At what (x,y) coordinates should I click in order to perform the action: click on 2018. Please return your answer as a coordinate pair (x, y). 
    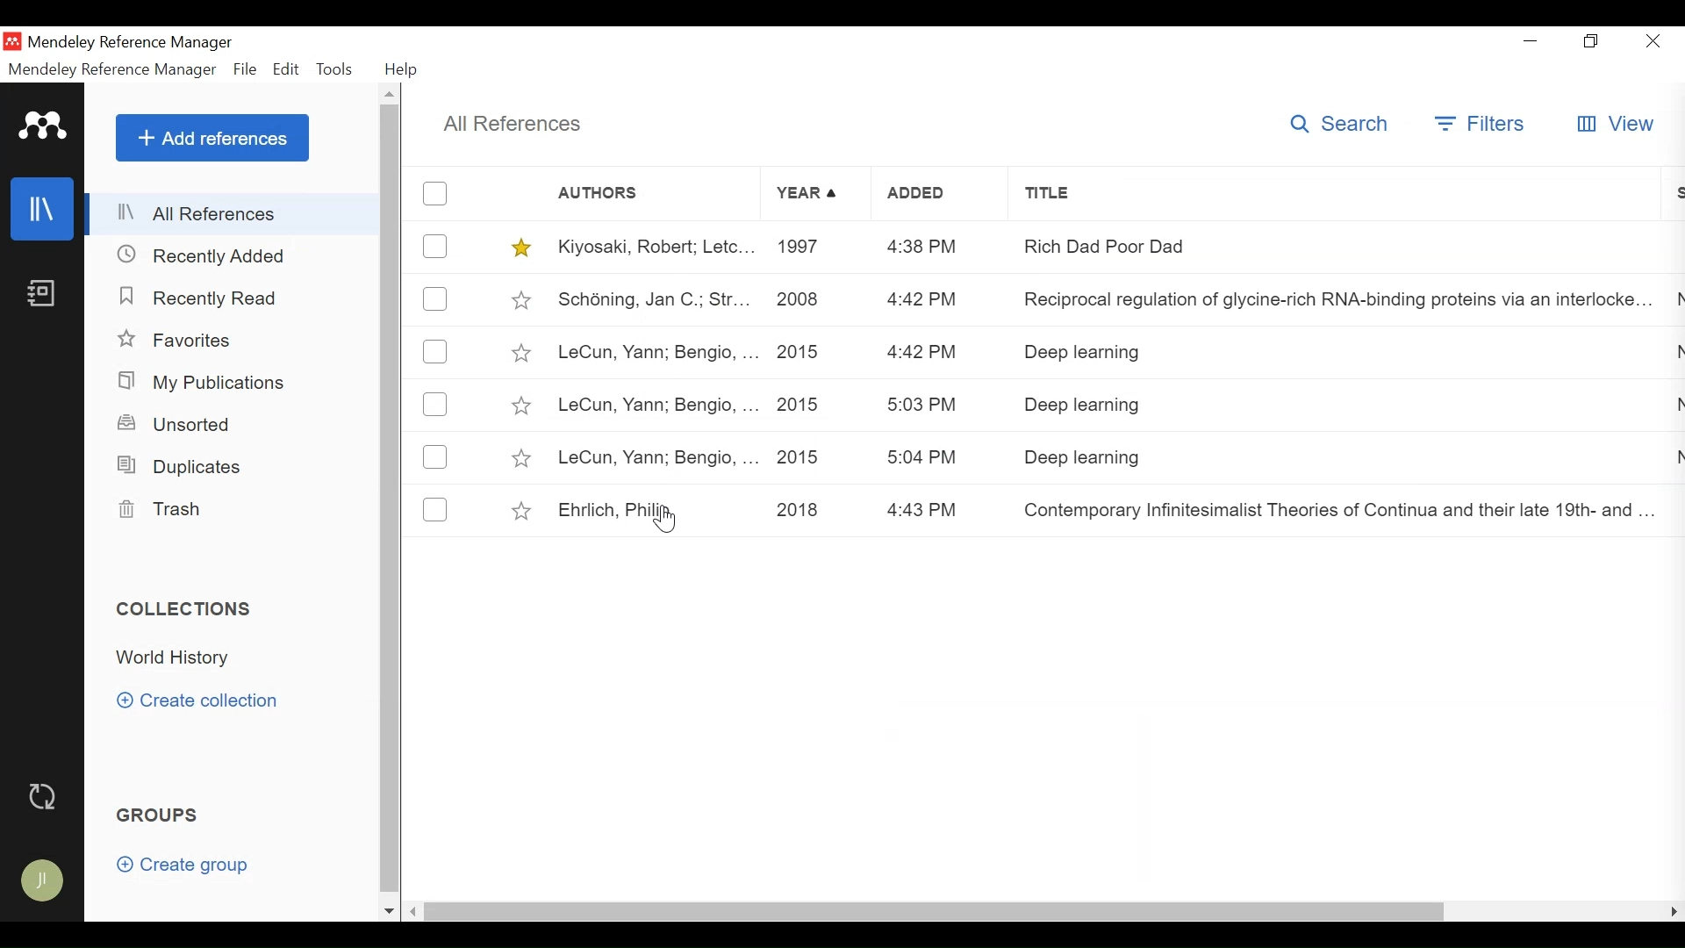
    Looking at the image, I should click on (802, 506).